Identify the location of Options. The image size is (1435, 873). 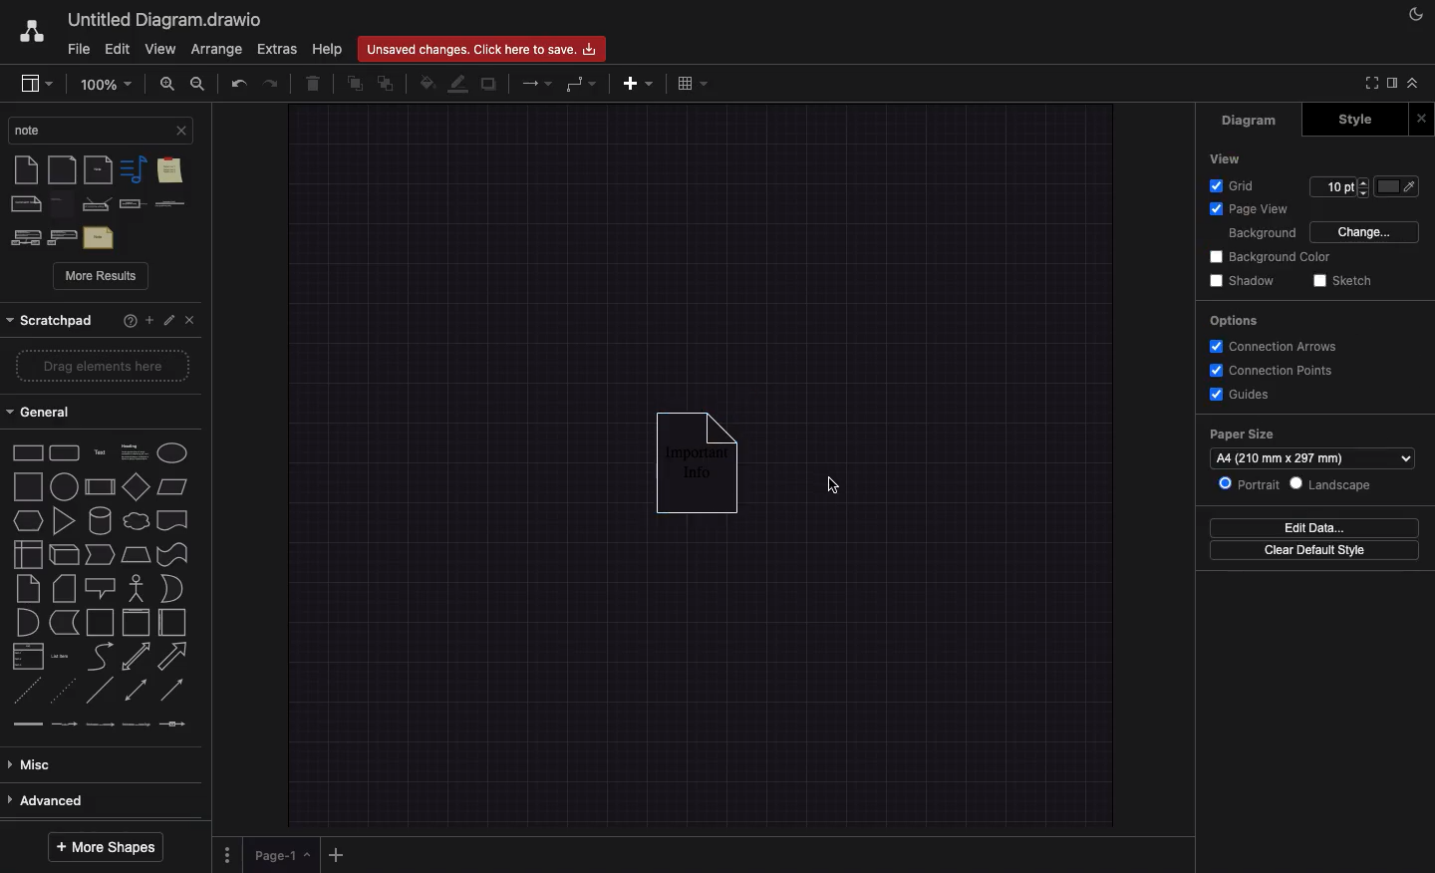
(227, 856).